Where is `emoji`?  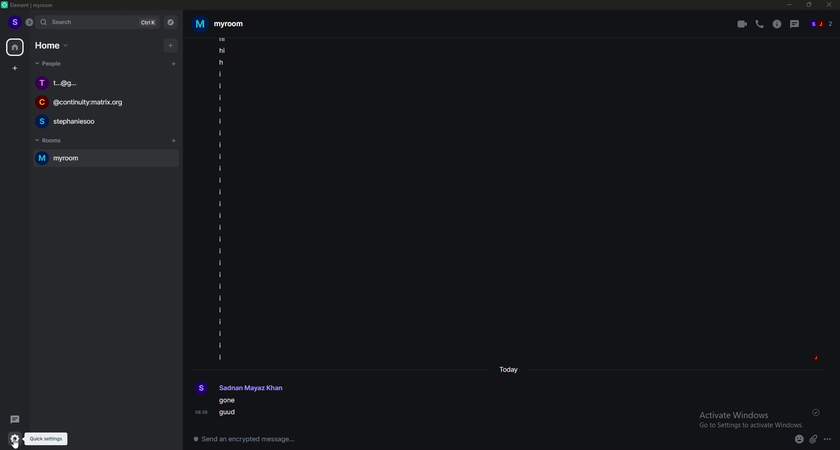
emoji is located at coordinates (797, 439).